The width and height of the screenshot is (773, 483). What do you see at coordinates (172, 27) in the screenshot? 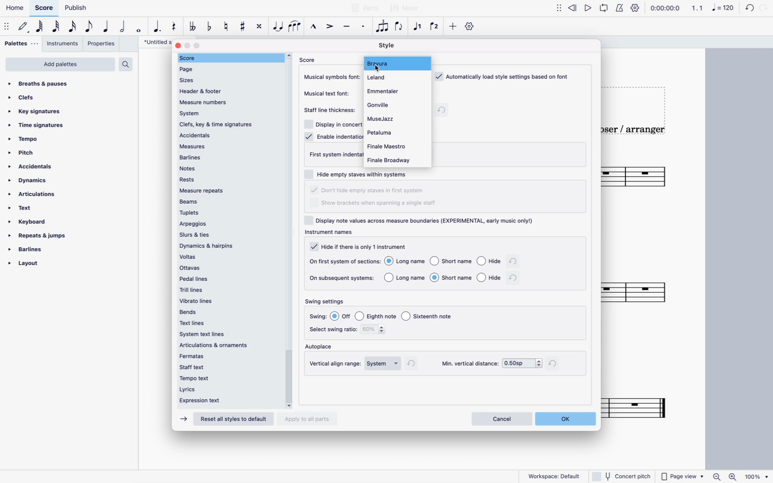
I see `Track` at bounding box center [172, 27].